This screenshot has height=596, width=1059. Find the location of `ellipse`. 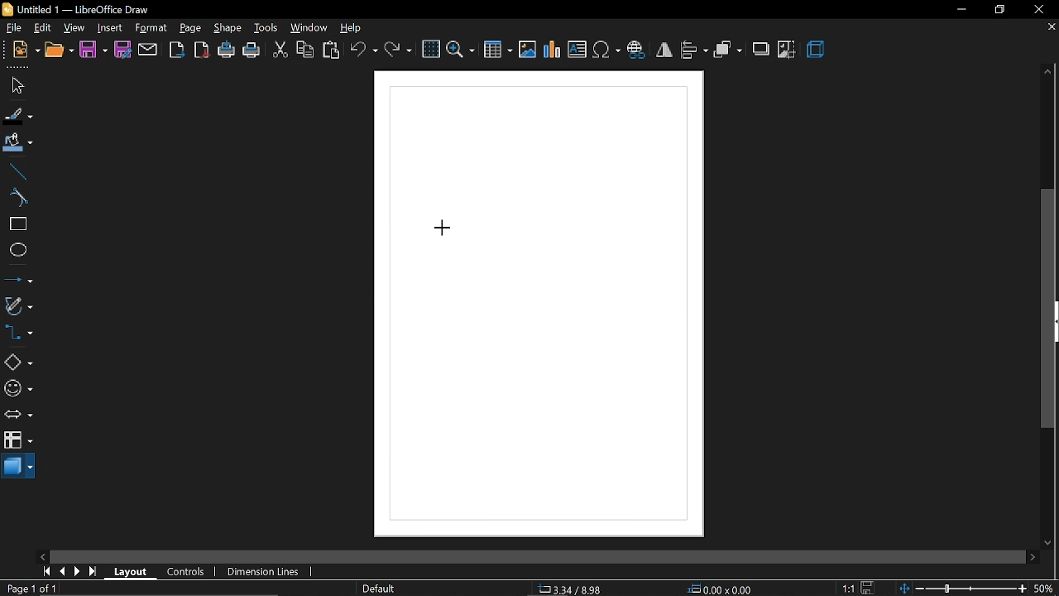

ellipse is located at coordinates (19, 252).